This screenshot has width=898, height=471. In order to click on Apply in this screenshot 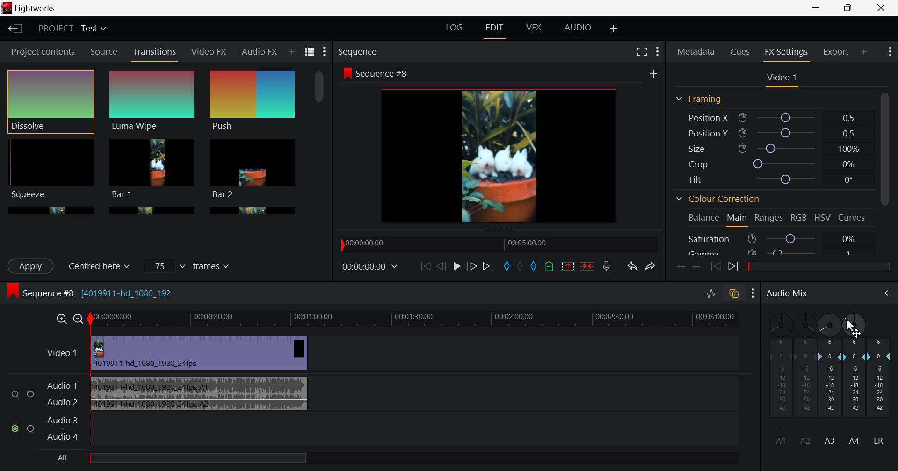, I will do `click(32, 266)`.